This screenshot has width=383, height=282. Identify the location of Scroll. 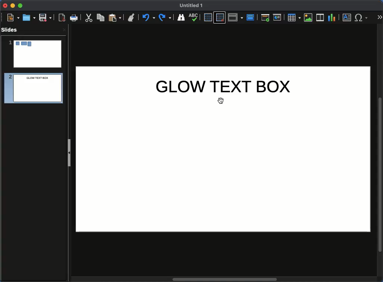
(223, 280).